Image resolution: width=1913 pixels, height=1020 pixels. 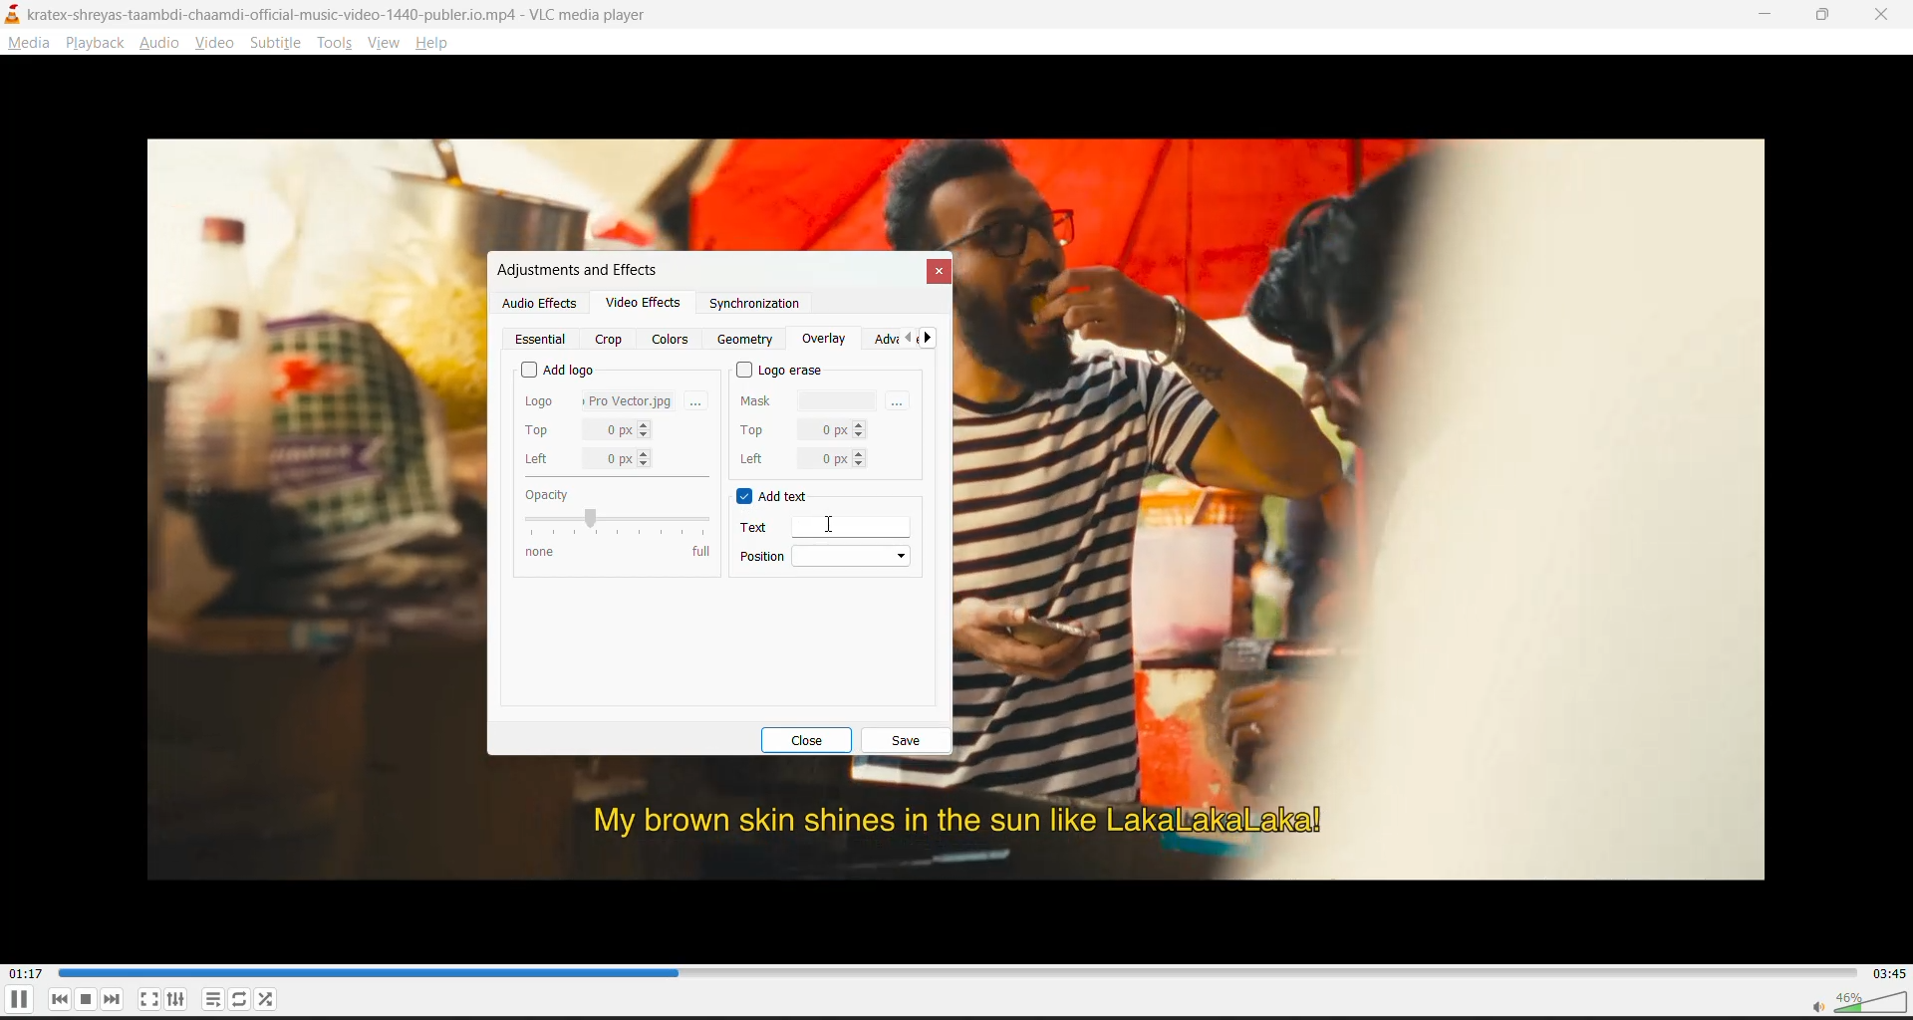 I want to click on total track time, so click(x=1888, y=972).